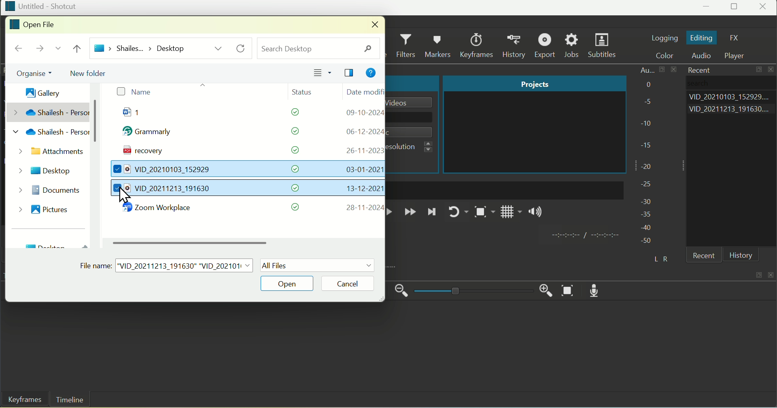 The image size is (777, 408). I want to click on Editing, so click(702, 38).